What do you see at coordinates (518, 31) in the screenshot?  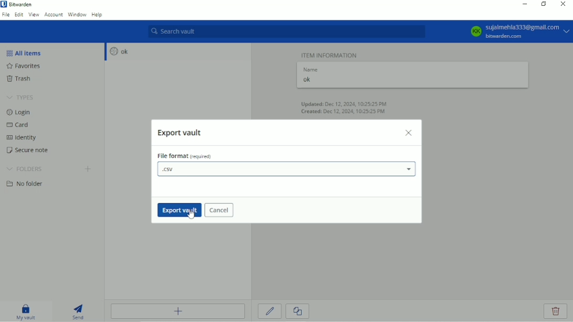 I see `KK sujalmehla333@gmail.com       bitwarden.com` at bounding box center [518, 31].